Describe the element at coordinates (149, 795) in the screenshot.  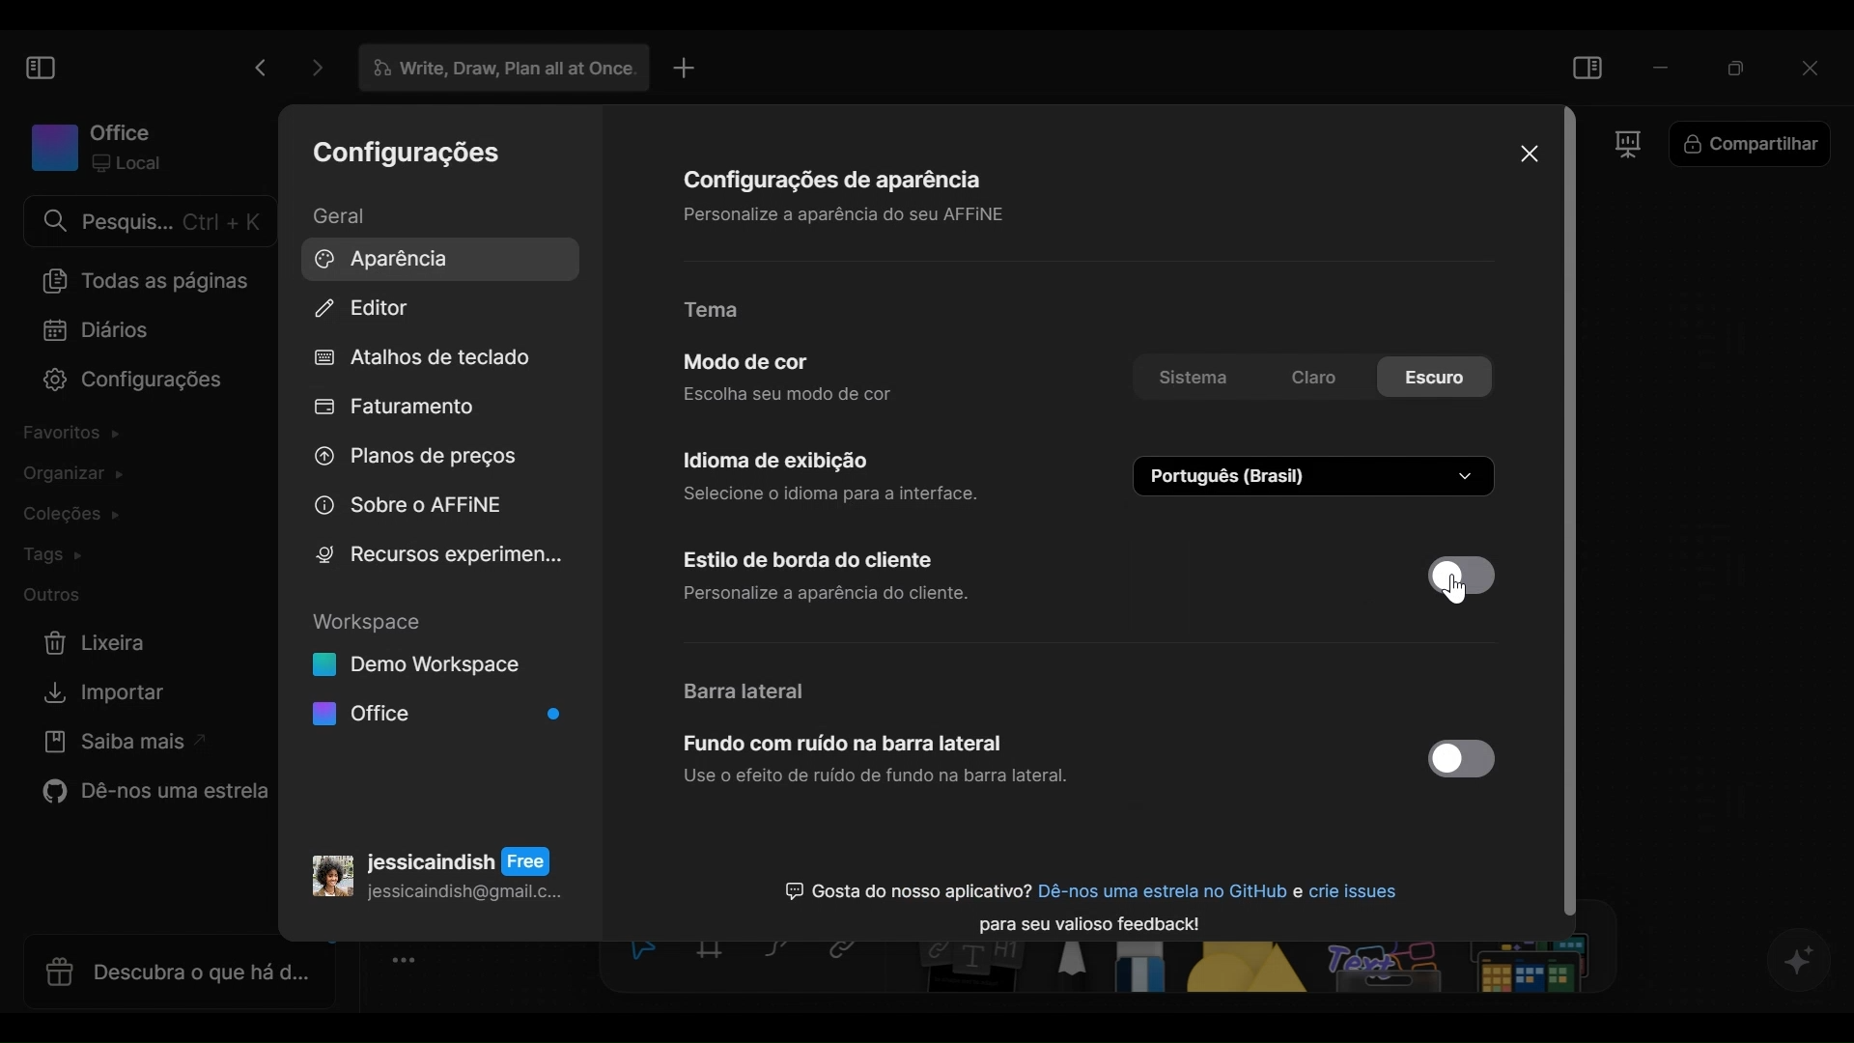
I see `Star us` at that location.